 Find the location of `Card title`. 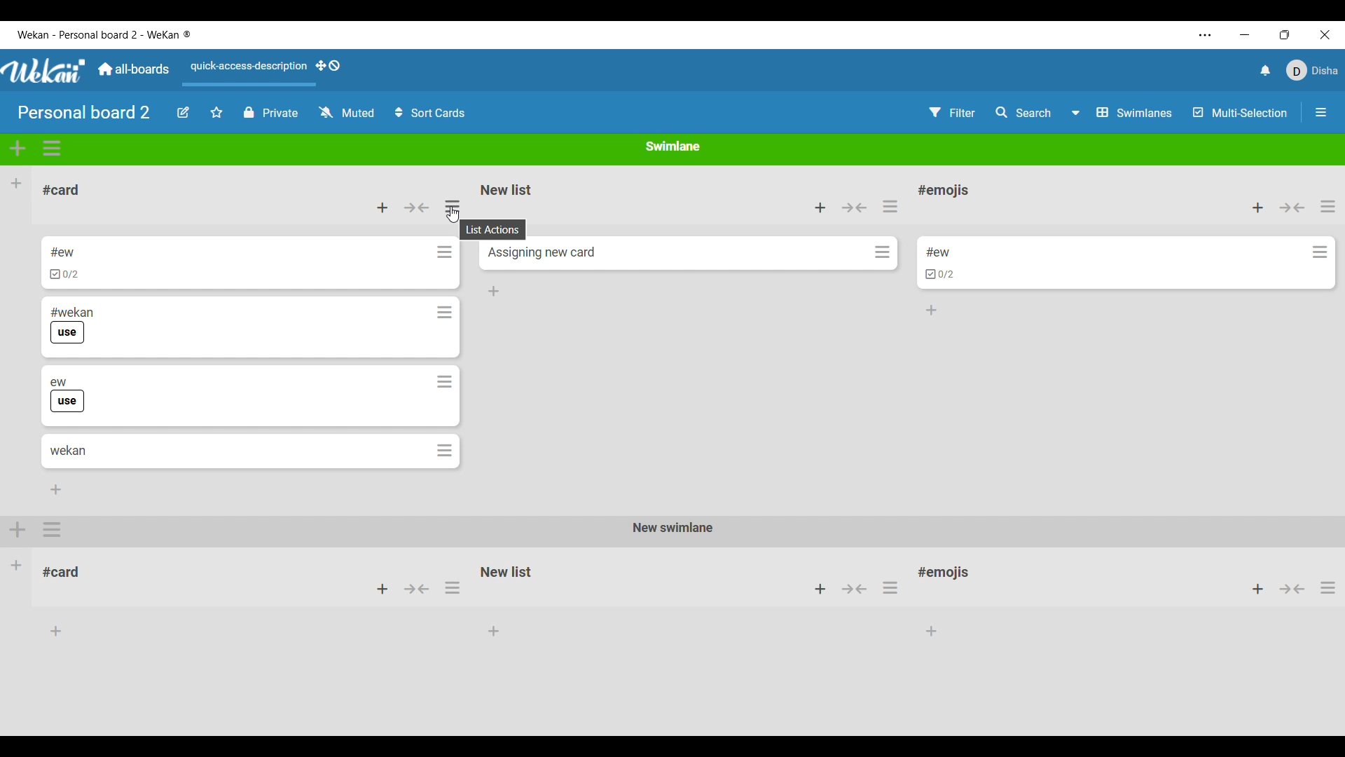

Card title is located at coordinates (937, 252).